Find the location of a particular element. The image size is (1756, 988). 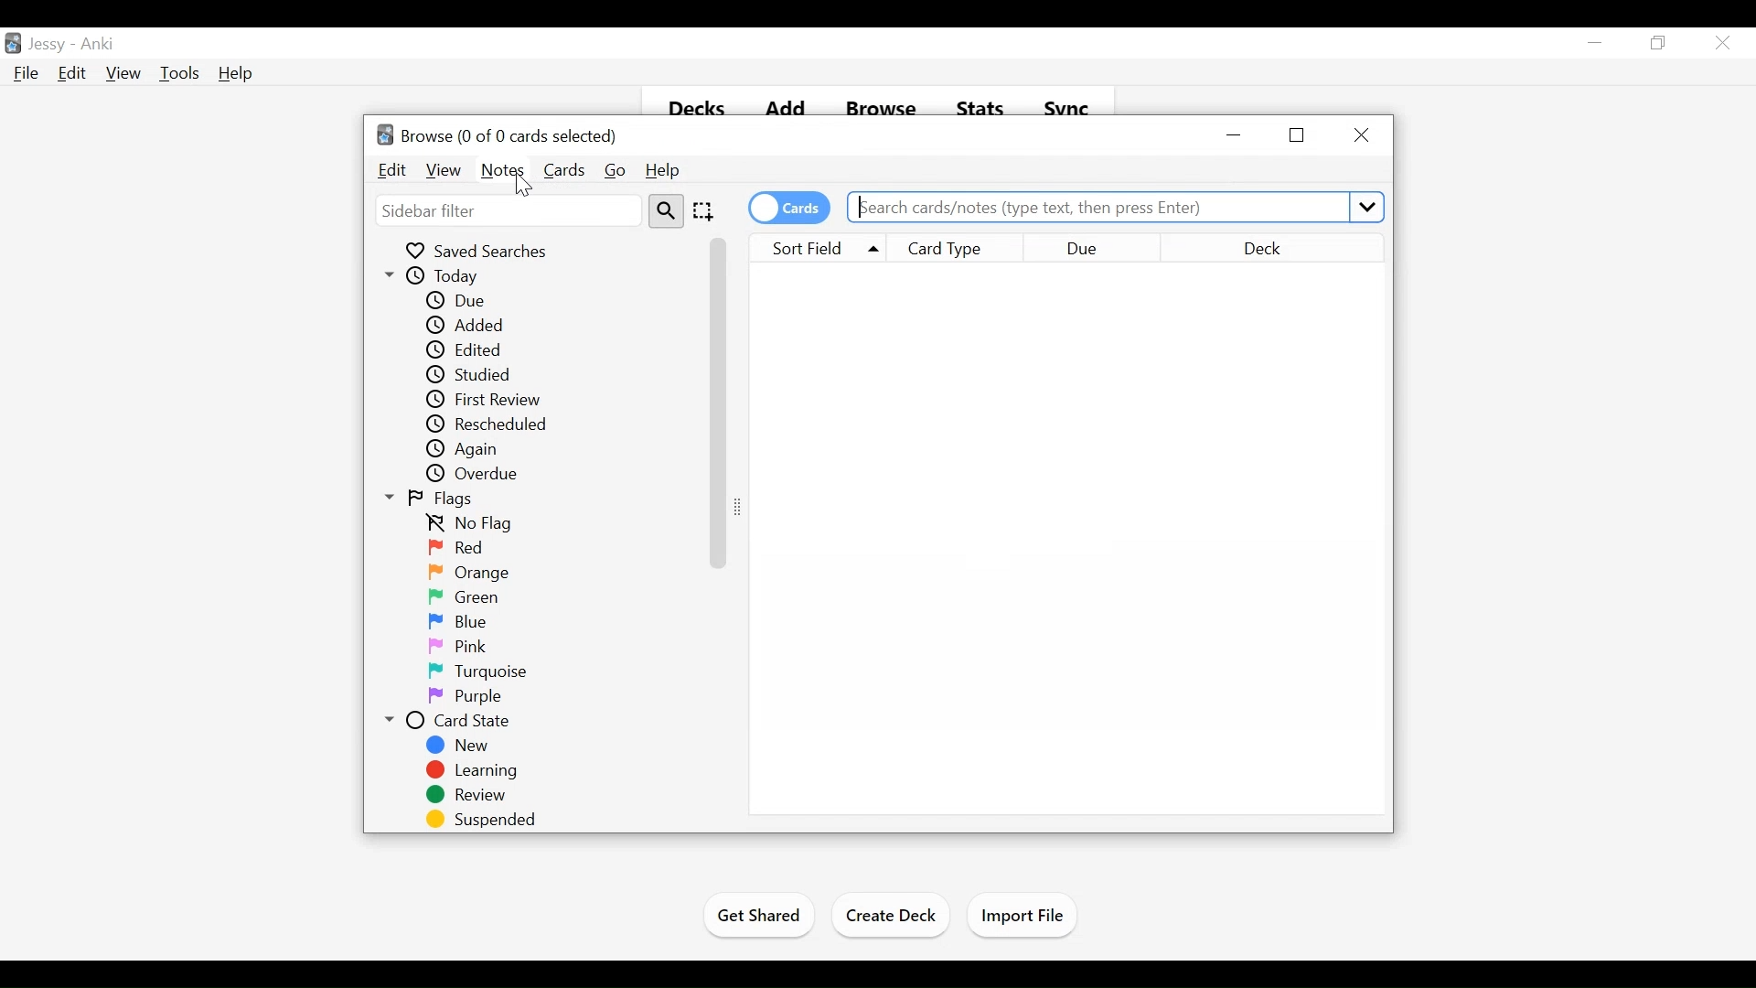

Notes is located at coordinates (503, 171).